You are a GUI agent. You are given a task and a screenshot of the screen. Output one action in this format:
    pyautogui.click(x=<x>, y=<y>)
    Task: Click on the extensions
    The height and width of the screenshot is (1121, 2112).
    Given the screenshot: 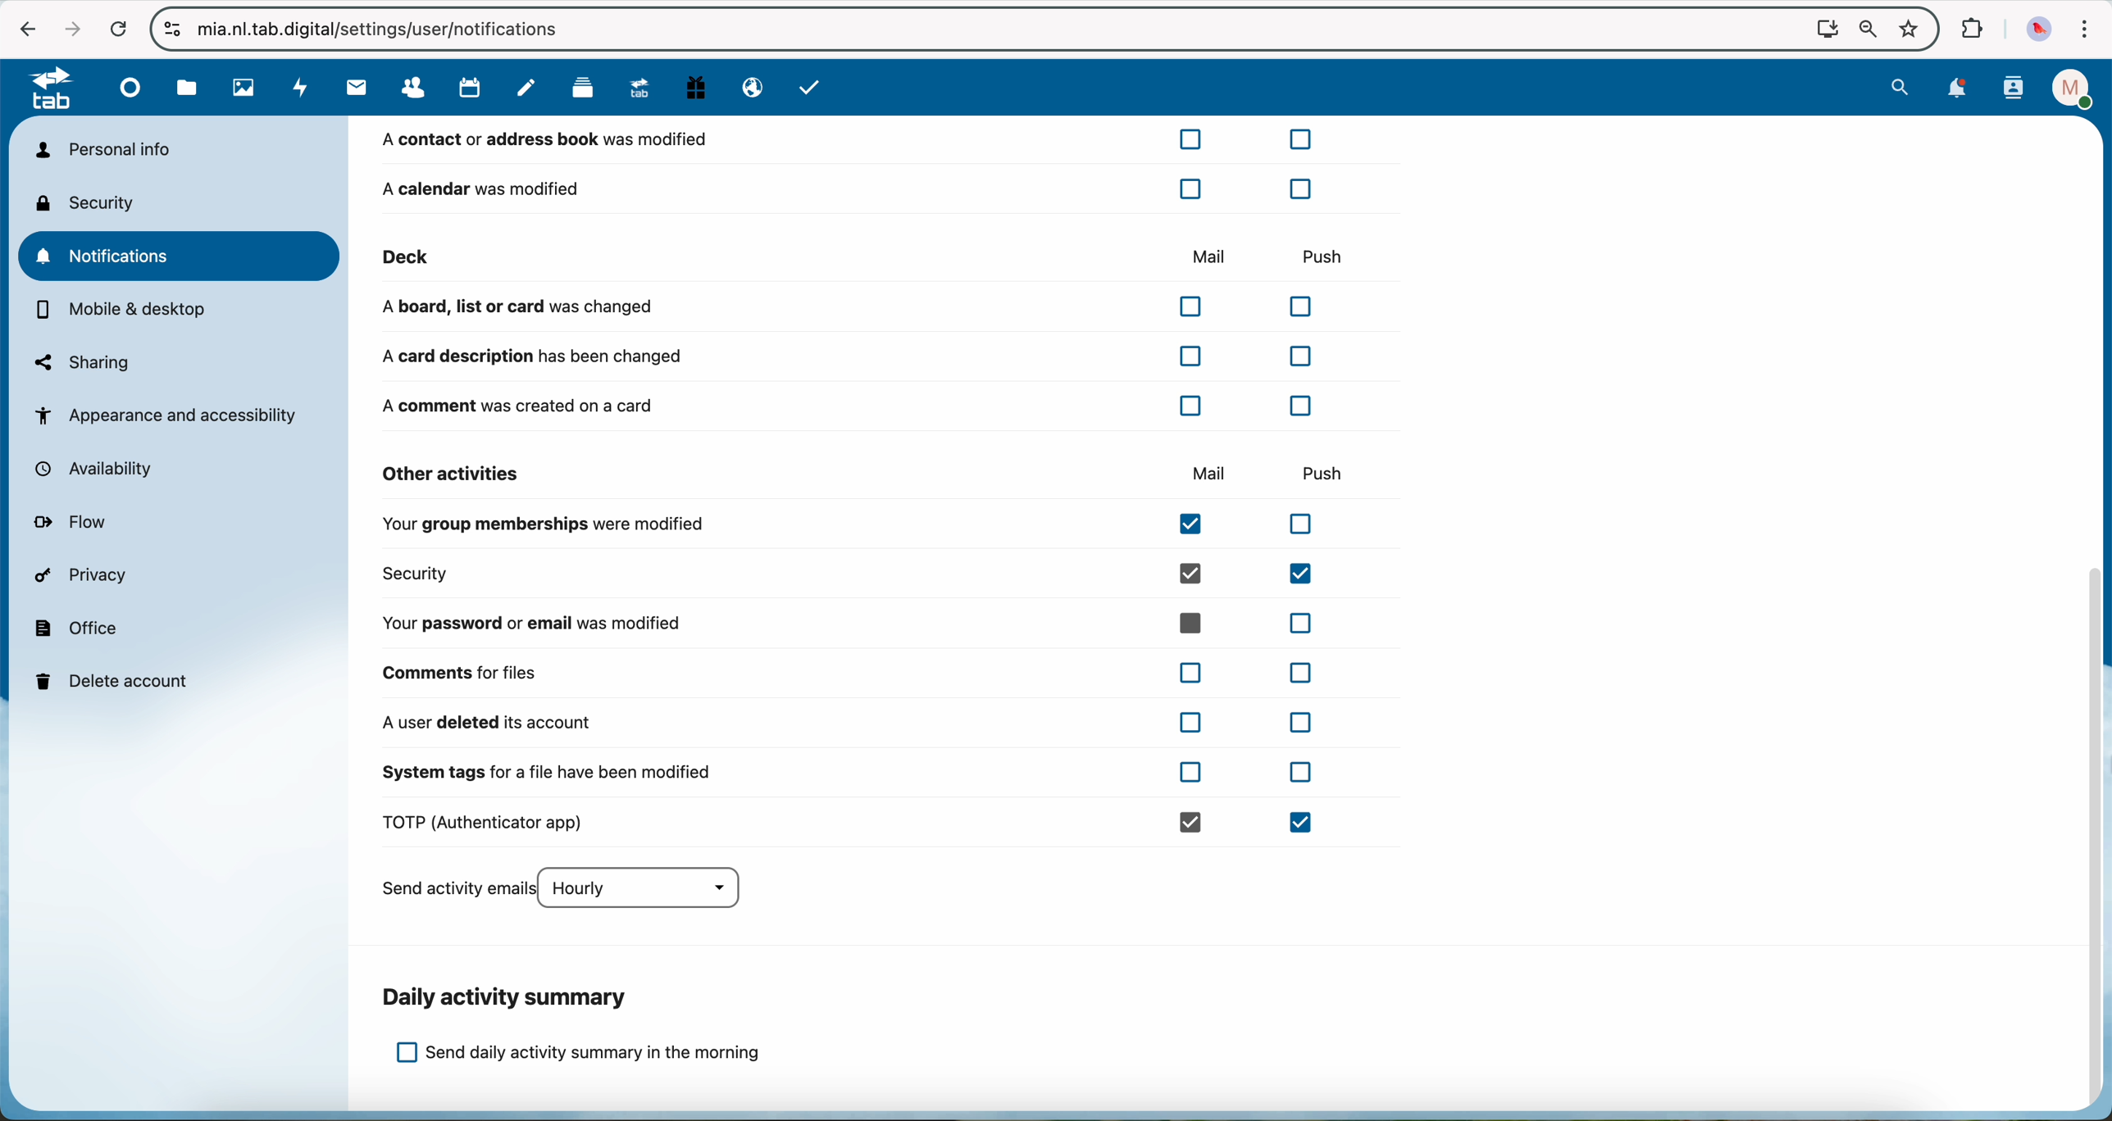 What is the action you would take?
    pyautogui.click(x=1972, y=29)
    